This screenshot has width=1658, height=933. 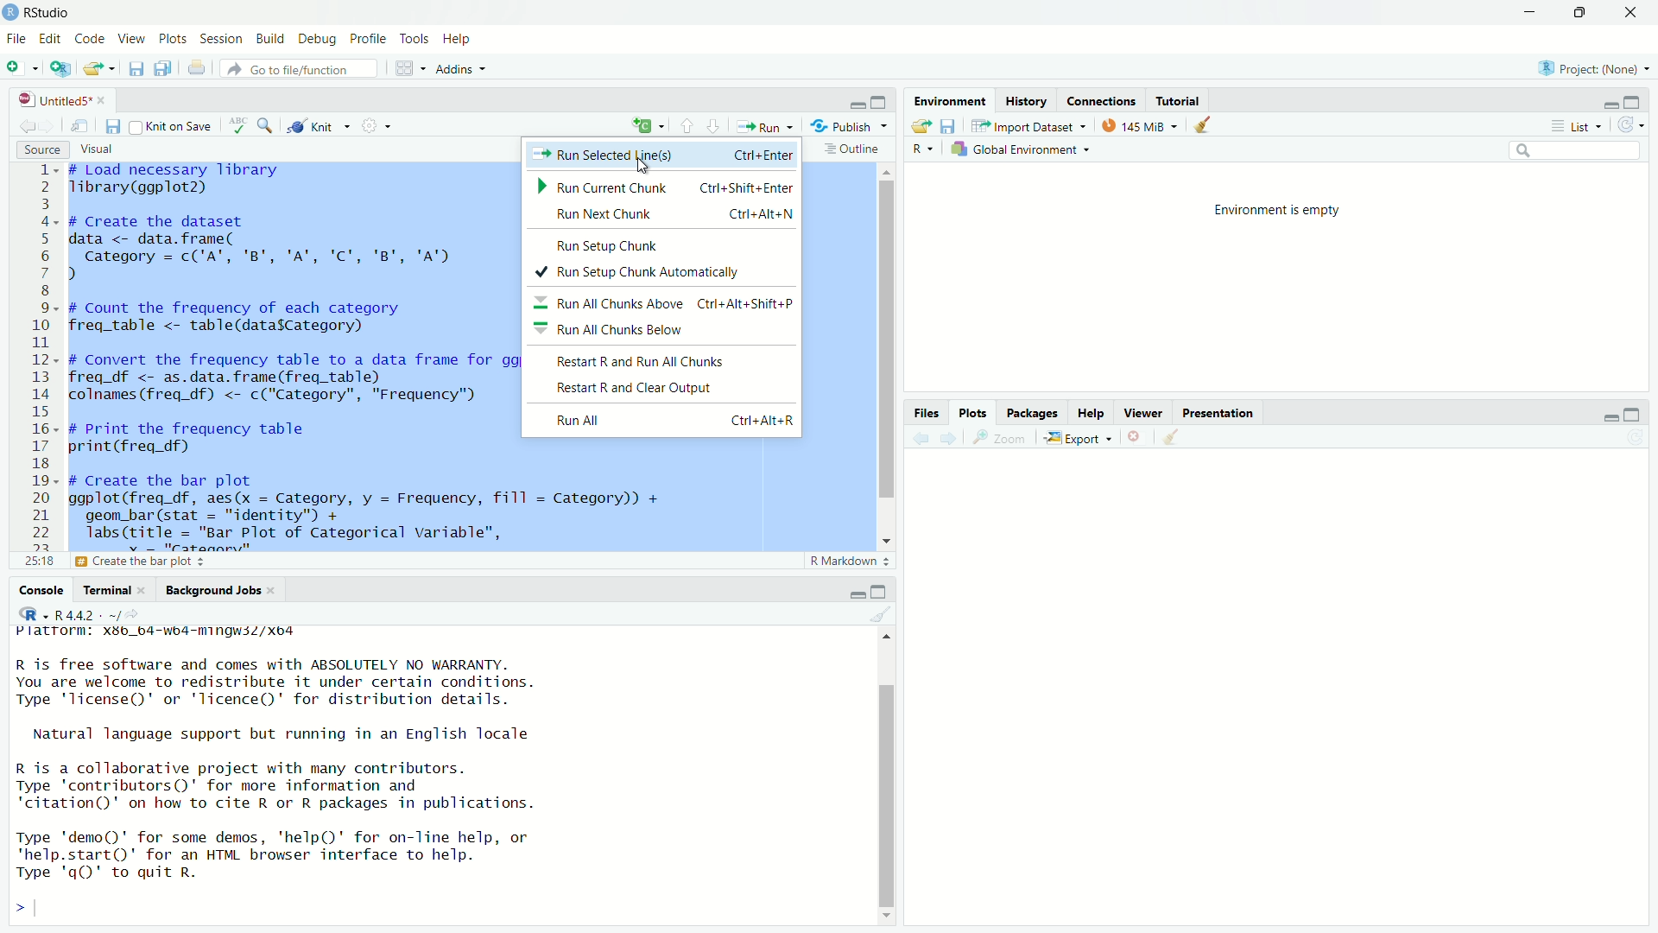 I want to click on cursor, so click(x=645, y=172).